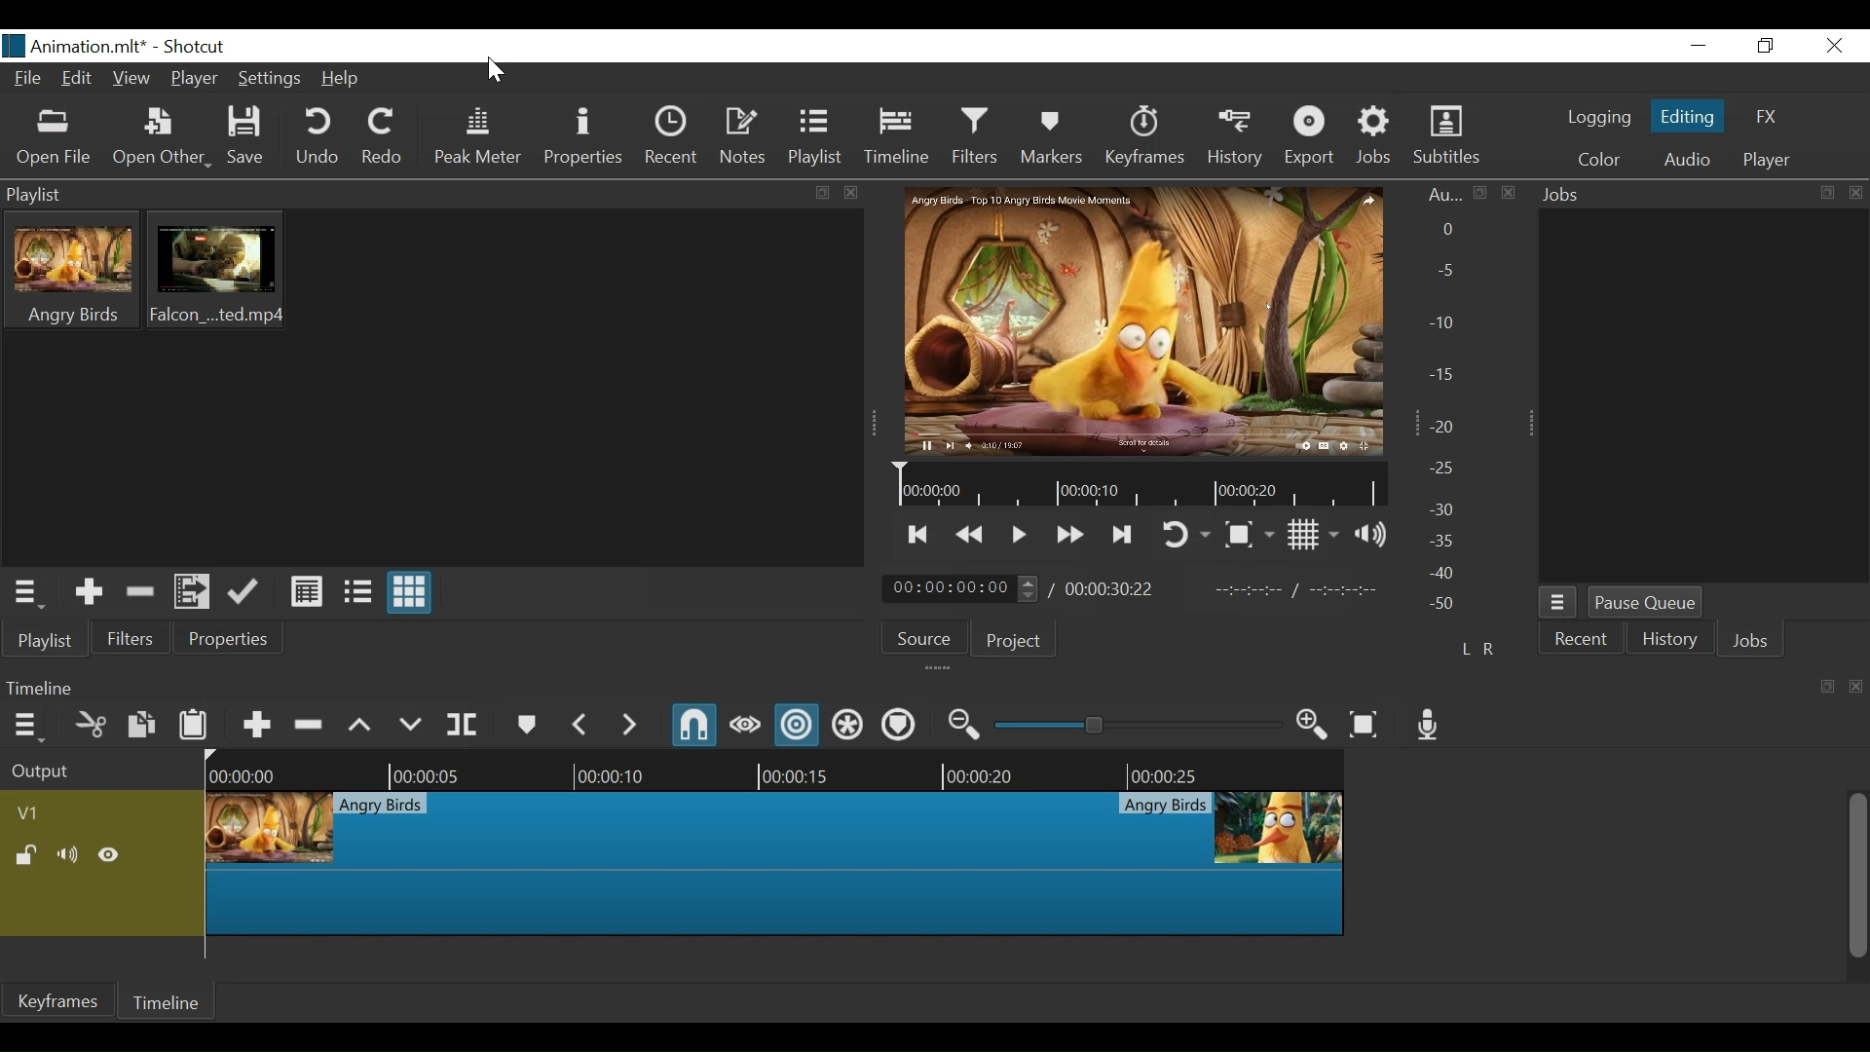 The width and height of the screenshot is (1870, 1052). Describe the element at coordinates (477, 138) in the screenshot. I see `Peak Meter` at that location.